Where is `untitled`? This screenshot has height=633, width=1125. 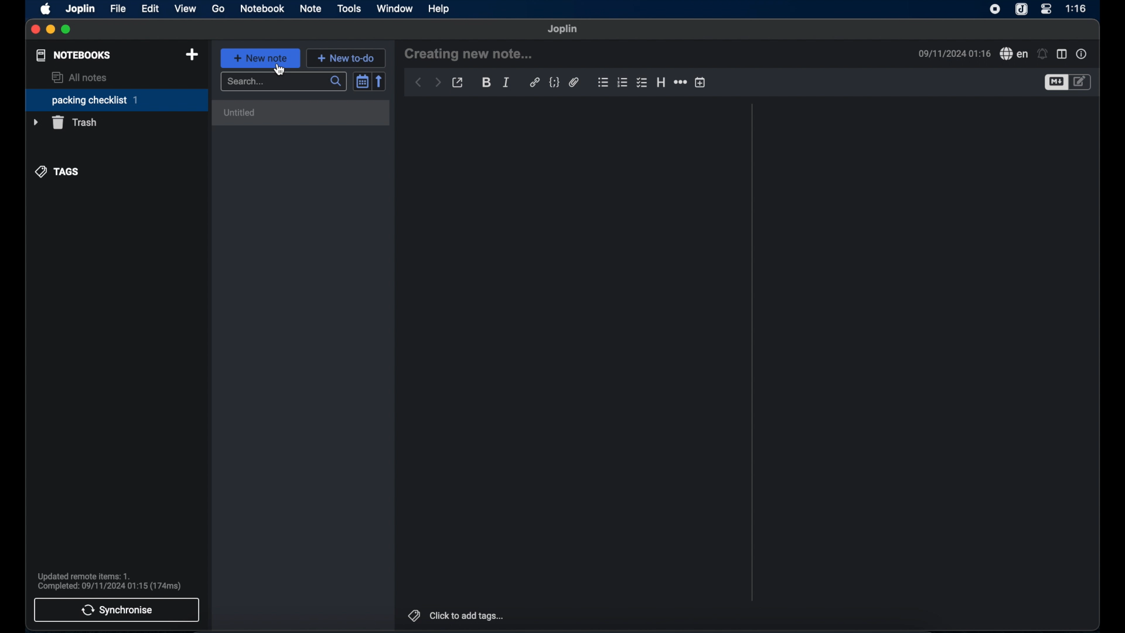 untitled is located at coordinates (303, 113).